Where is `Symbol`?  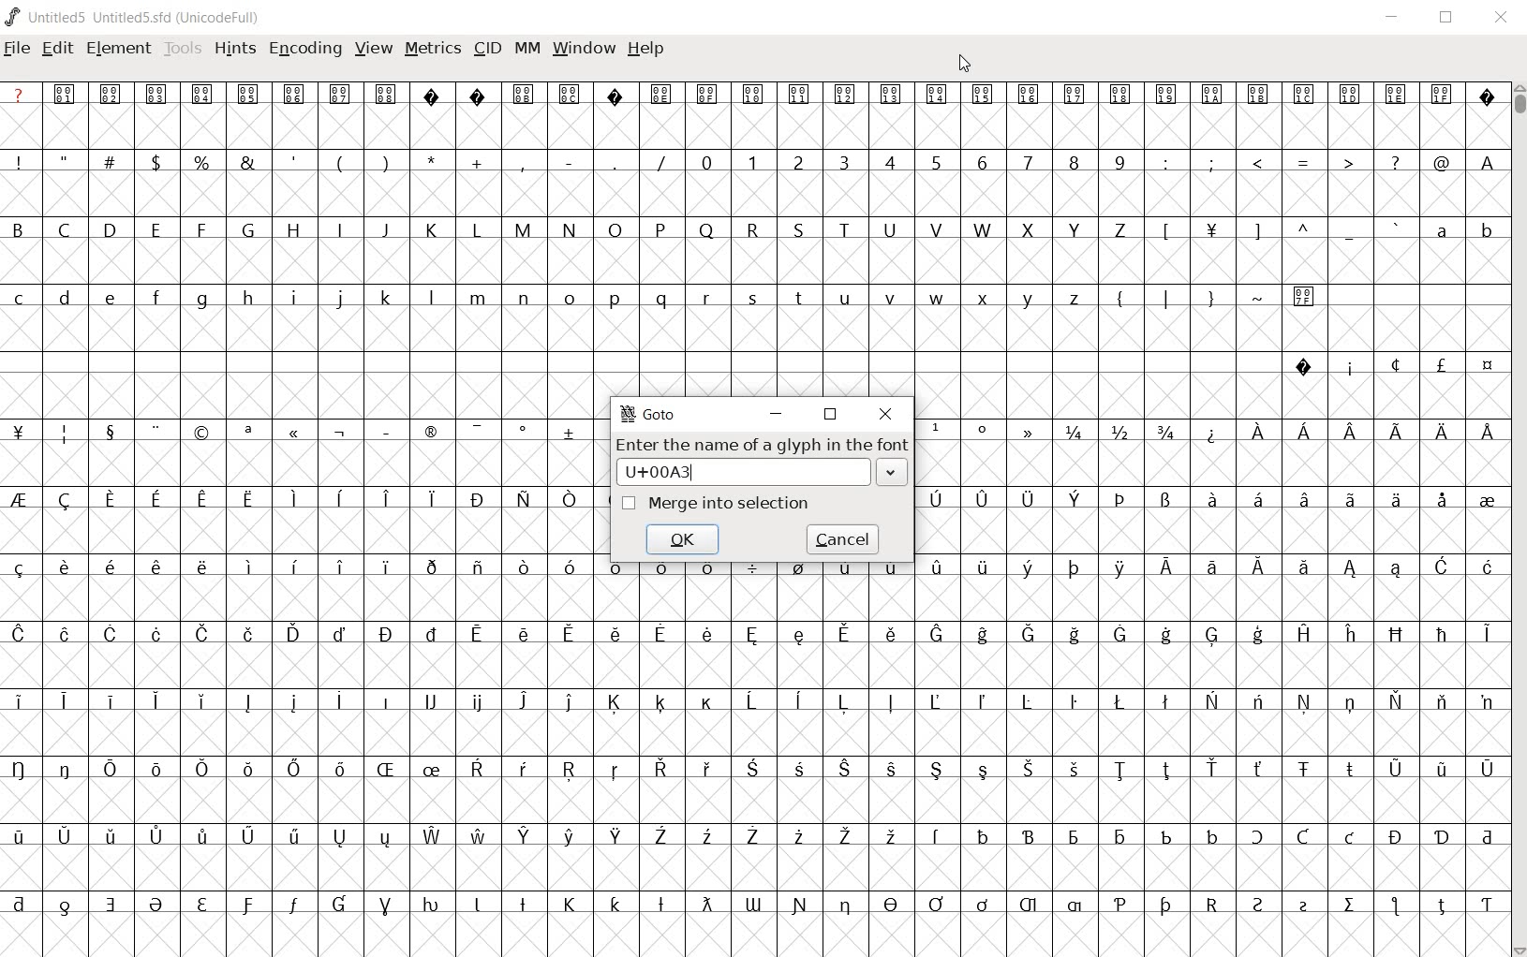 Symbol is located at coordinates (1254, 499).